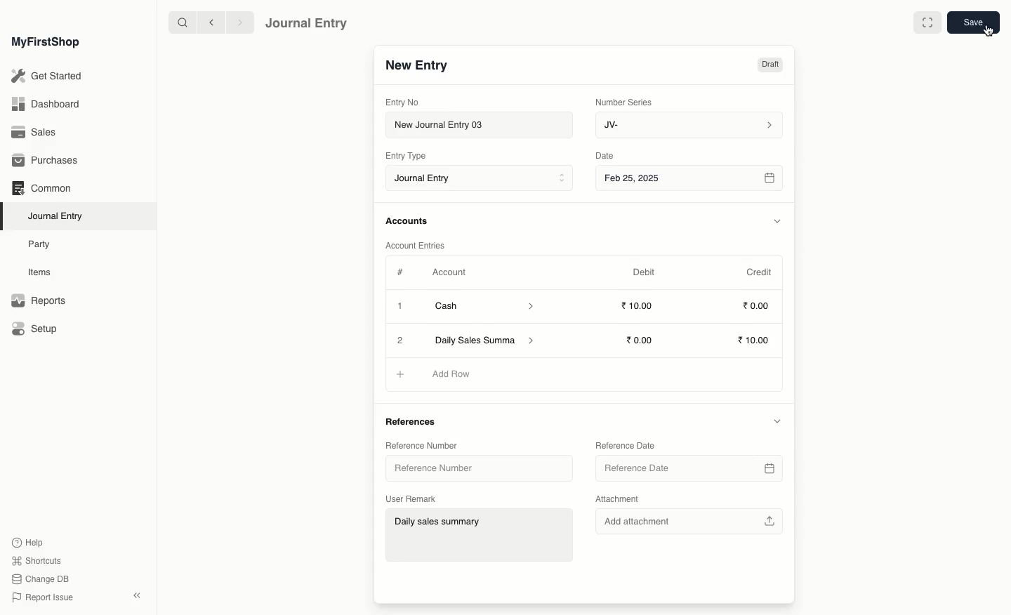 Image resolution: width=1011 pixels, height=615 pixels. I want to click on Date, so click(605, 156).